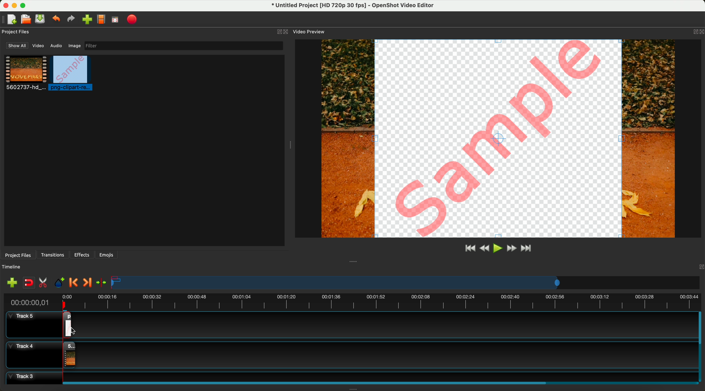 The height and width of the screenshot is (391, 705). What do you see at coordinates (106, 254) in the screenshot?
I see `emojis` at bounding box center [106, 254].